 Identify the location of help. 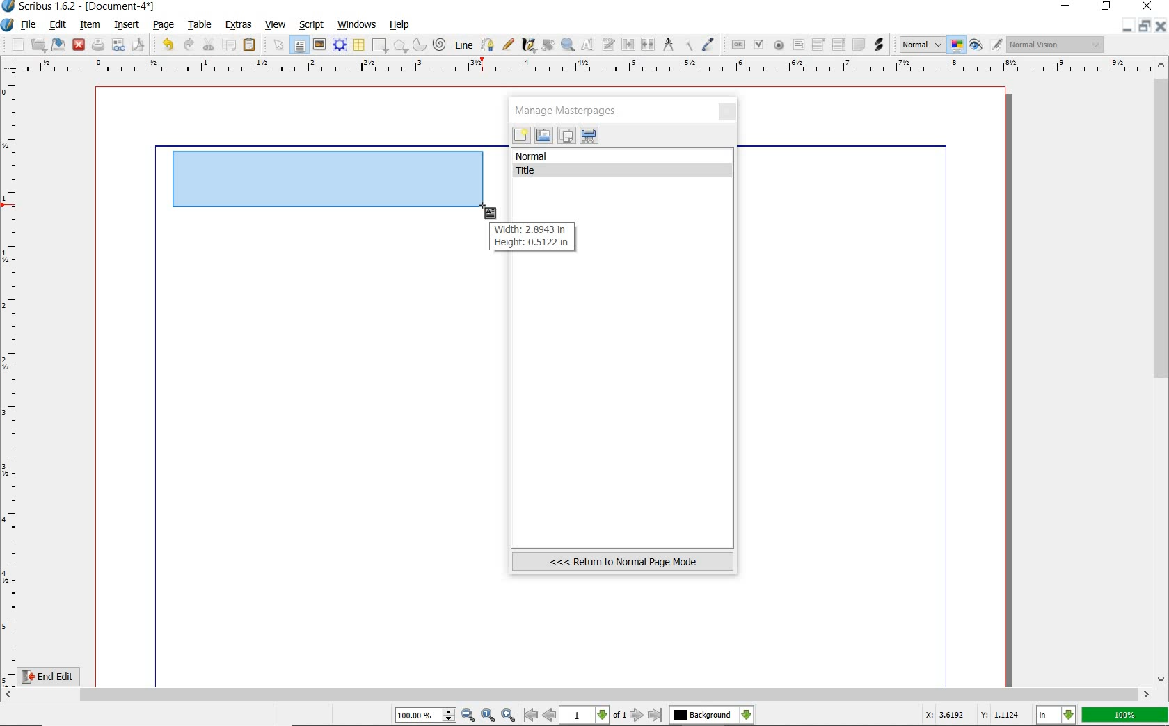
(400, 25).